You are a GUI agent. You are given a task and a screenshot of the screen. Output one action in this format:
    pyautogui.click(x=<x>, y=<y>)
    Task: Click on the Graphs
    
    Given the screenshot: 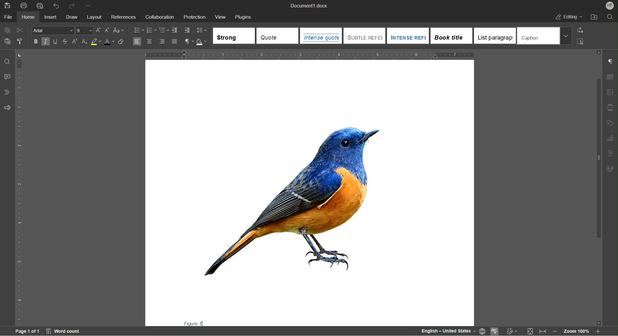 What is the action you would take?
    pyautogui.click(x=610, y=138)
    